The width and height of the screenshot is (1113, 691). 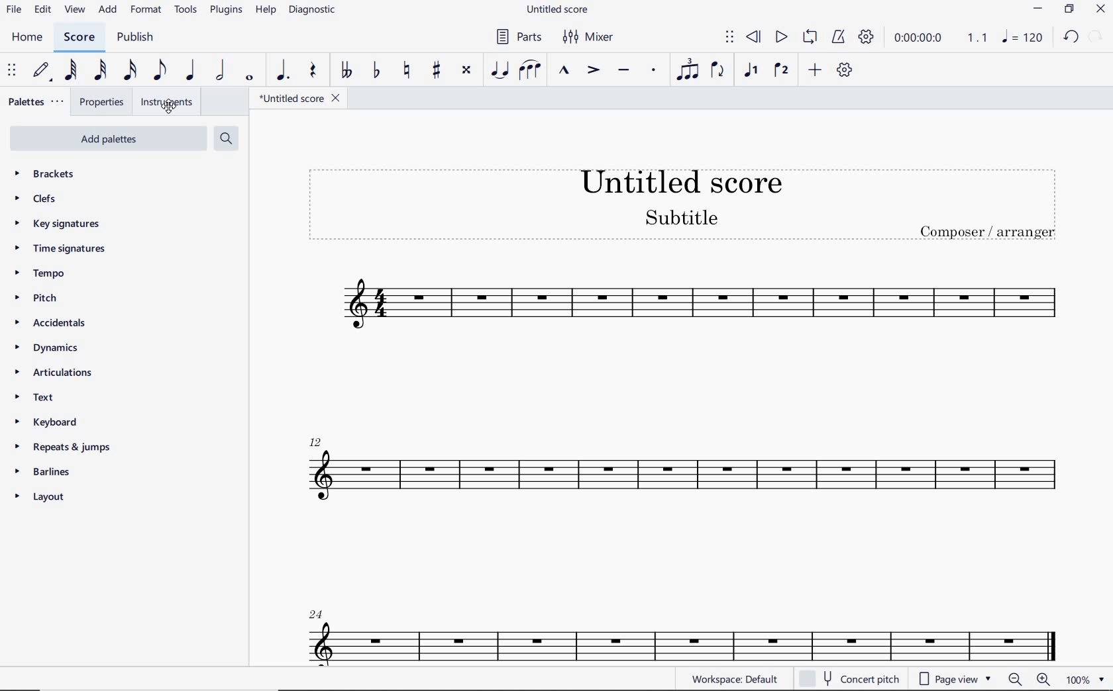 What do you see at coordinates (592, 71) in the screenshot?
I see `ACCENT` at bounding box center [592, 71].